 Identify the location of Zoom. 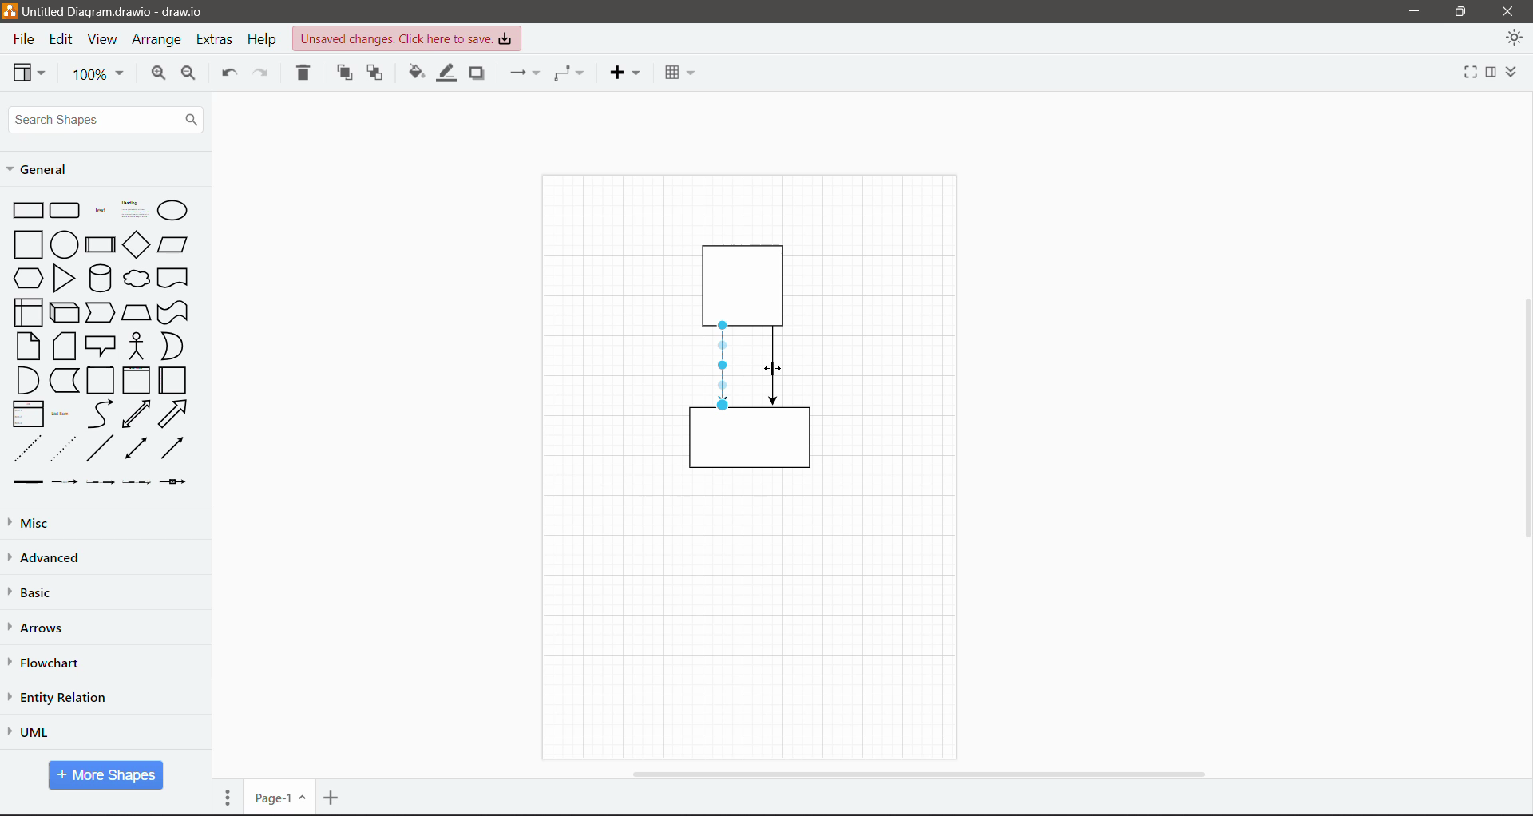
(98, 75).